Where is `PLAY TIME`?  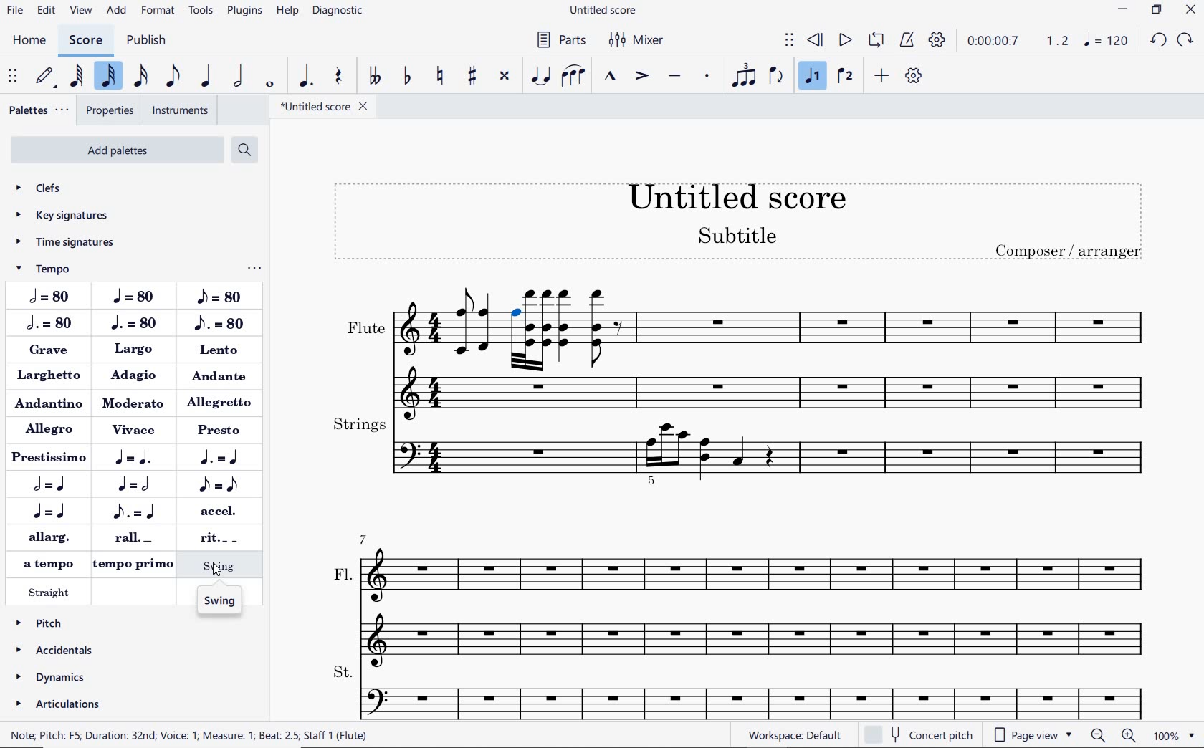 PLAY TIME is located at coordinates (1017, 41).